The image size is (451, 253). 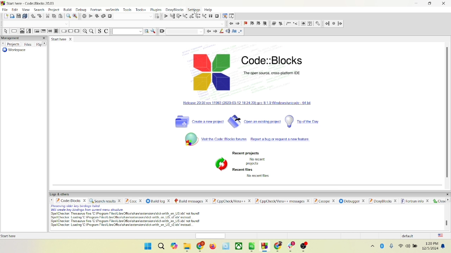 What do you see at coordinates (60, 194) in the screenshot?
I see `logs and others` at bounding box center [60, 194].